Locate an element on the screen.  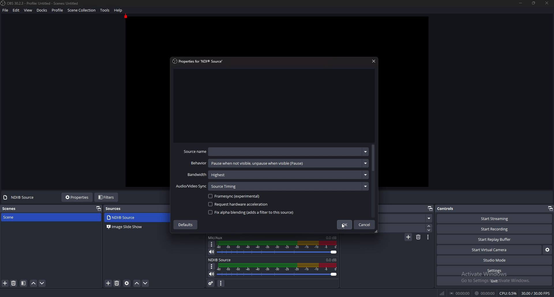
source properties is located at coordinates (127, 283).